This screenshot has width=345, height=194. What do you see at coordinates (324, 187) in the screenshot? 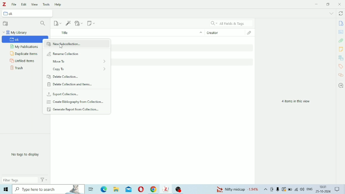
I see `13:31` at bounding box center [324, 187].